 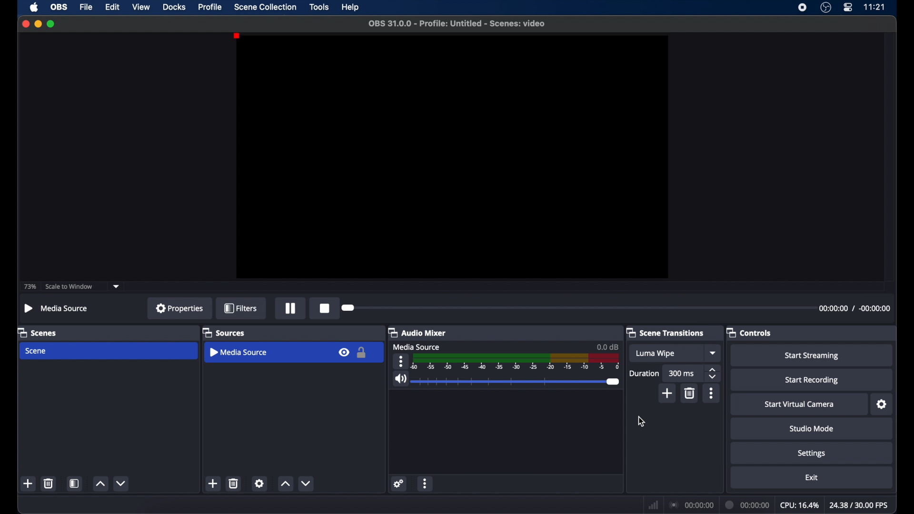 I want to click on duration, so click(x=645, y=373).